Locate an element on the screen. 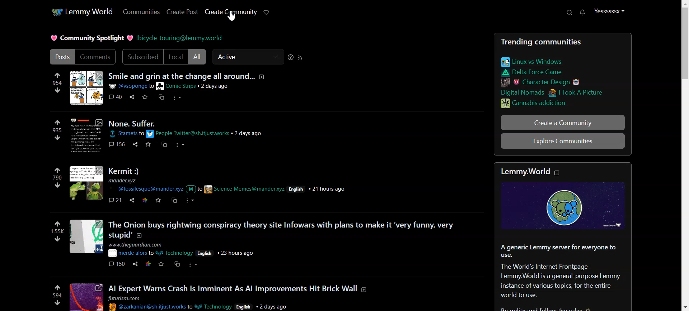 This screenshot has height=311, width=689. age is located at coordinates (87, 297).